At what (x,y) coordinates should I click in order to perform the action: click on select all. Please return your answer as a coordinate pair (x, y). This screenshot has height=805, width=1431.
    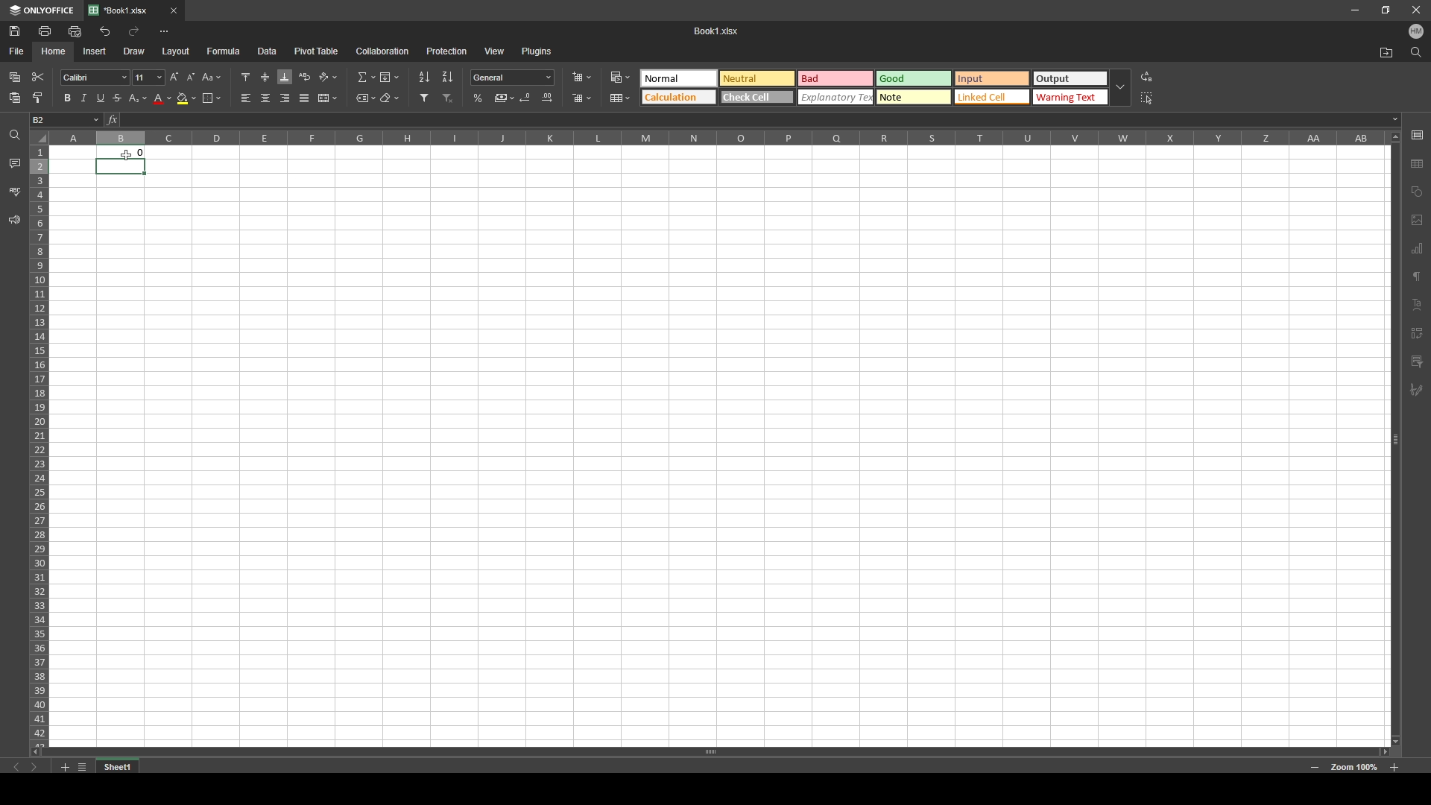
    Looking at the image, I should click on (1148, 98).